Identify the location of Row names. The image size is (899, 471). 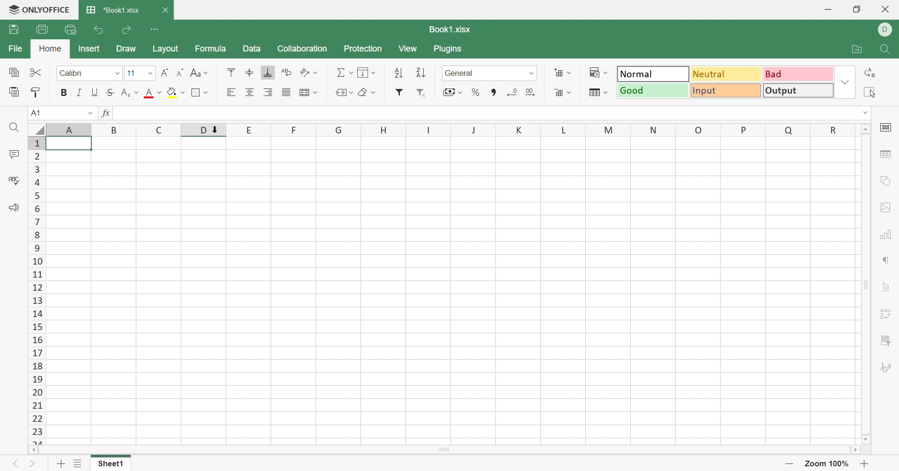
(36, 289).